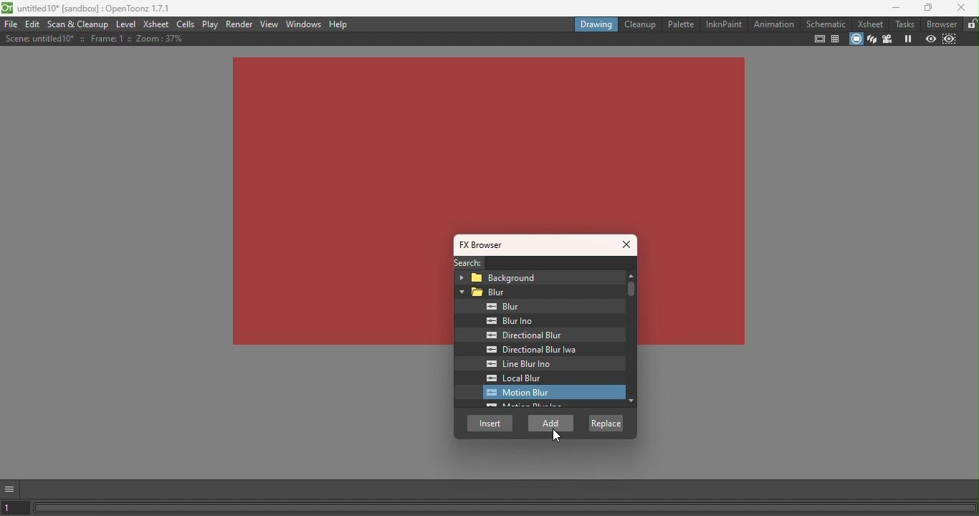 Image resolution: width=979 pixels, height=516 pixels. What do you see at coordinates (556, 436) in the screenshot?
I see `cursor` at bounding box center [556, 436].